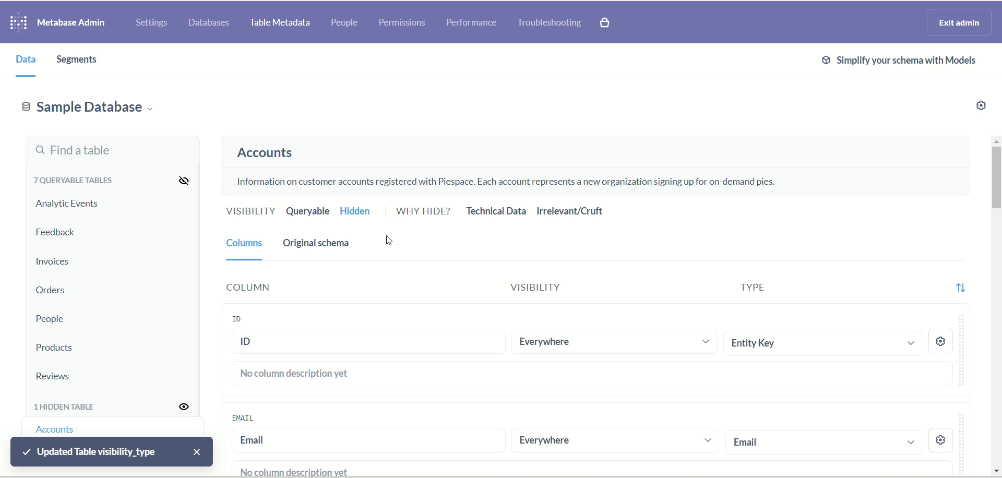 The width and height of the screenshot is (1002, 478). Describe the element at coordinates (552, 24) in the screenshot. I see `troubleshooting` at that location.